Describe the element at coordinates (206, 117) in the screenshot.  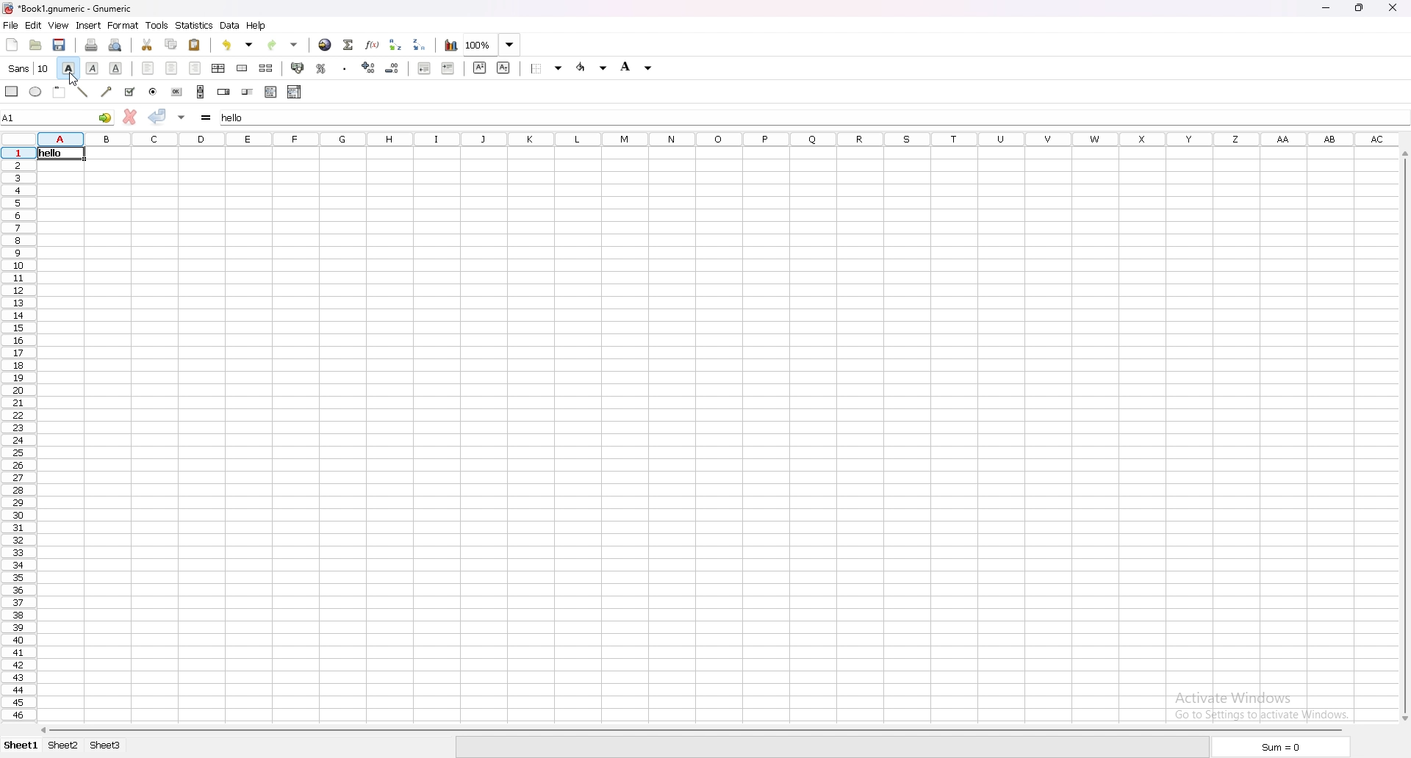
I see `formula` at that location.